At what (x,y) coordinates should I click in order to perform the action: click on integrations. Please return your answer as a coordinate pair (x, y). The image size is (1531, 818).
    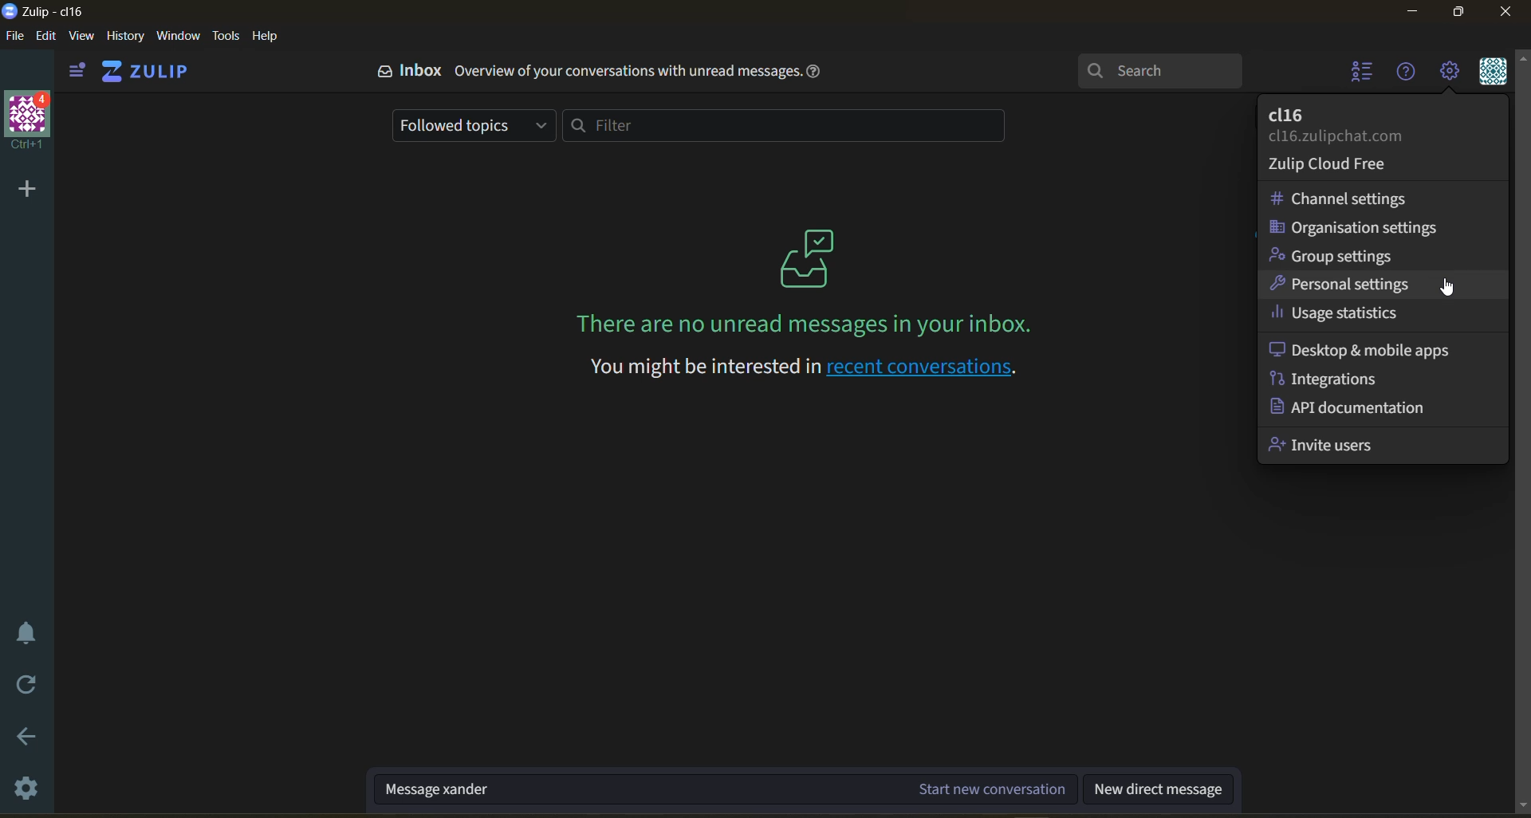
    Looking at the image, I should click on (1329, 379).